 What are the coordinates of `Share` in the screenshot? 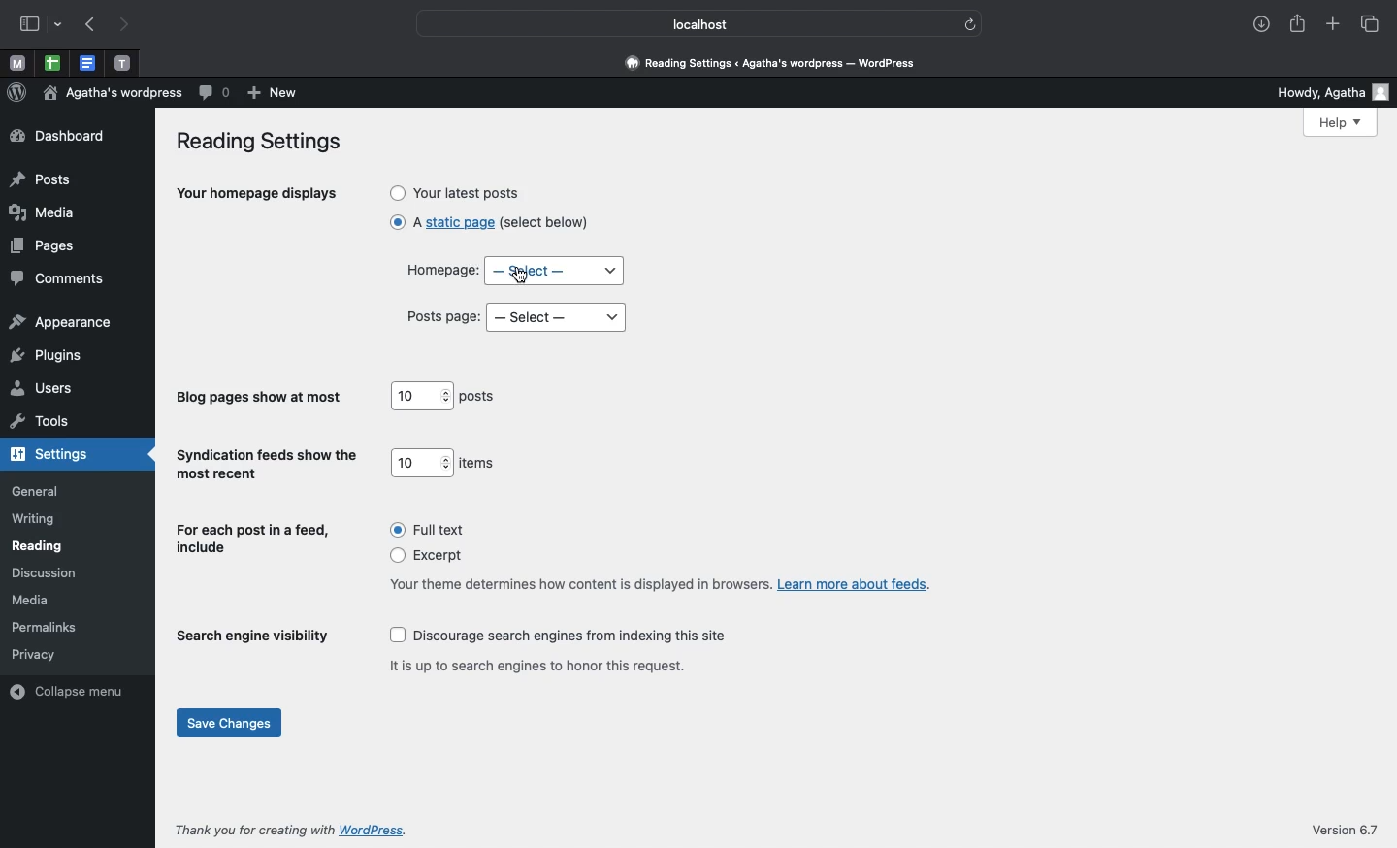 It's located at (1294, 21).